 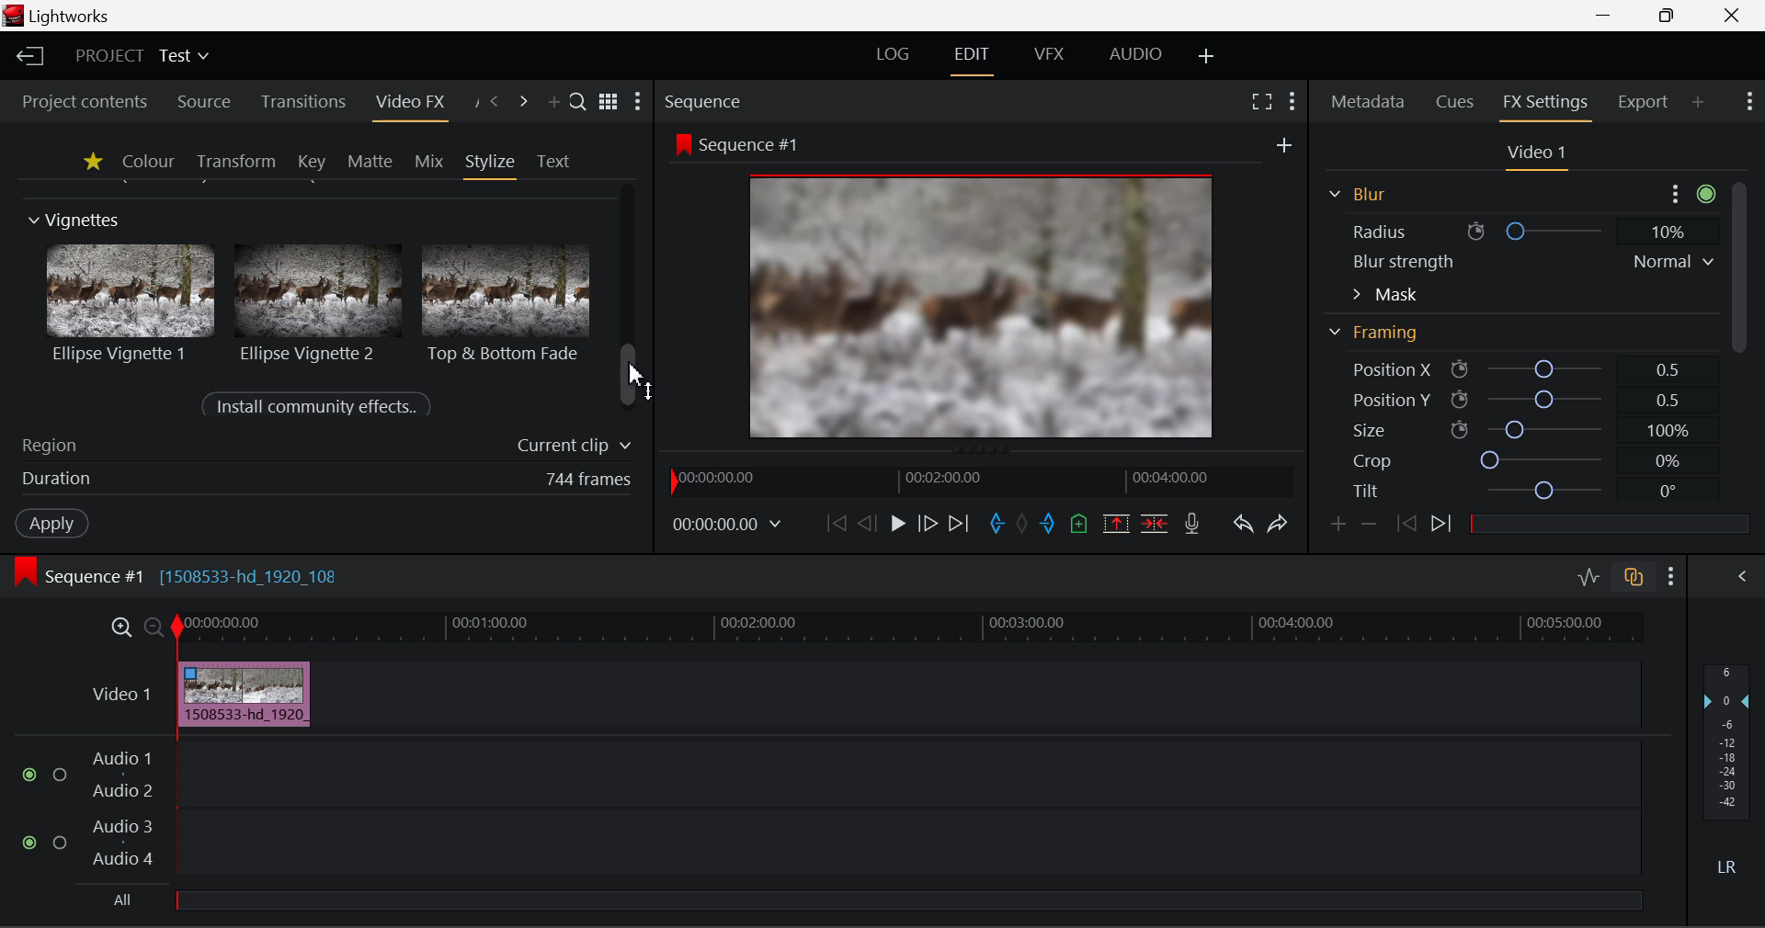 What do you see at coordinates (813, 827) in the screenshot?
I see `Audio Input Field` at bounding box center [813, 827].